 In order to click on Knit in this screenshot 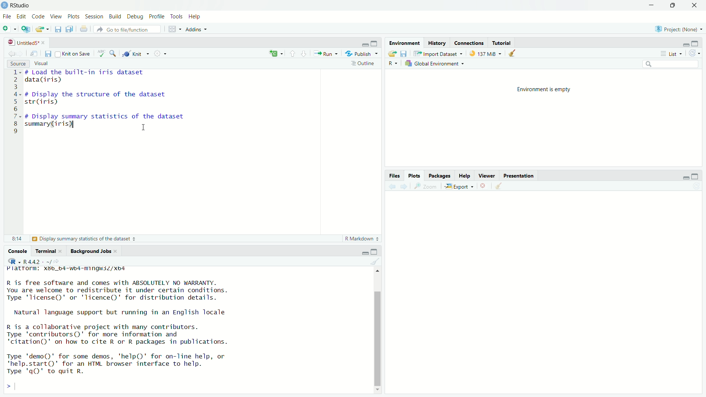, I will do `click(135, 54)`.